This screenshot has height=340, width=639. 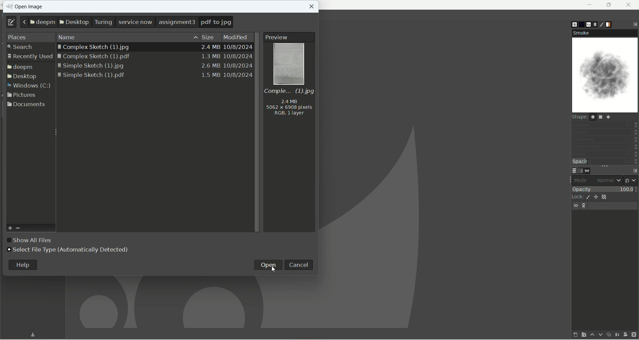 I want to click on radius, so click(x=605, y=124).